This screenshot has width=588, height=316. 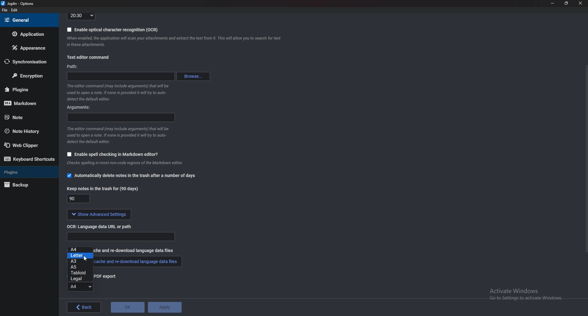 What do you see at coordinates (124, 164) in the screenshot?
I see `Info on spell checking` at bounding box center [124, 164].